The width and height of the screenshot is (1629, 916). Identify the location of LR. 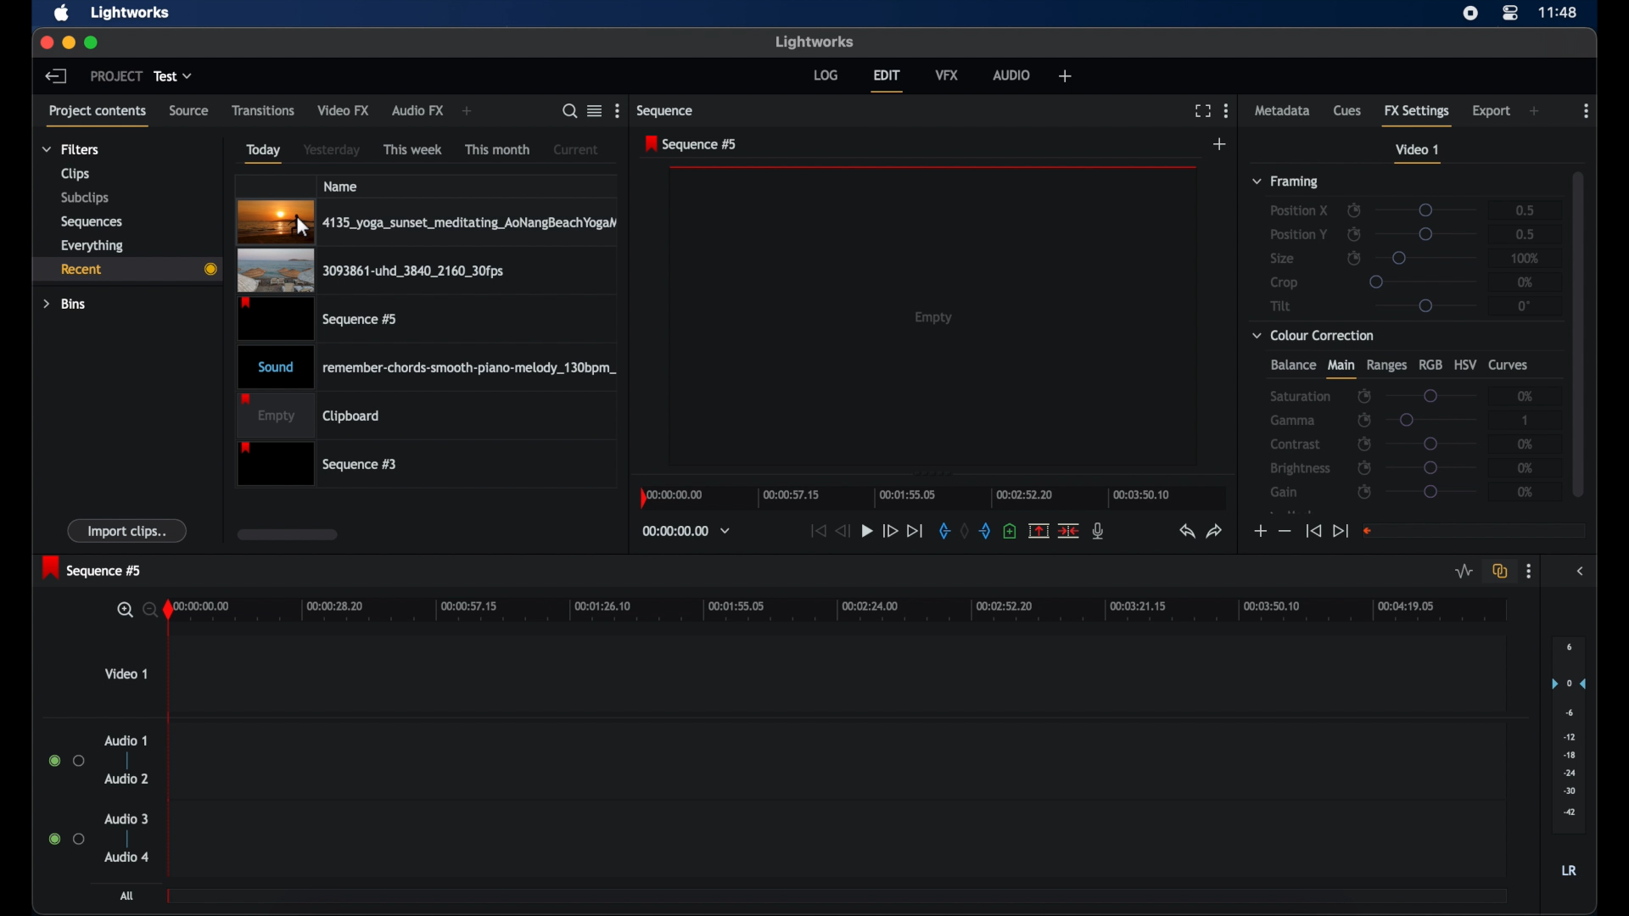
(1569, 871).